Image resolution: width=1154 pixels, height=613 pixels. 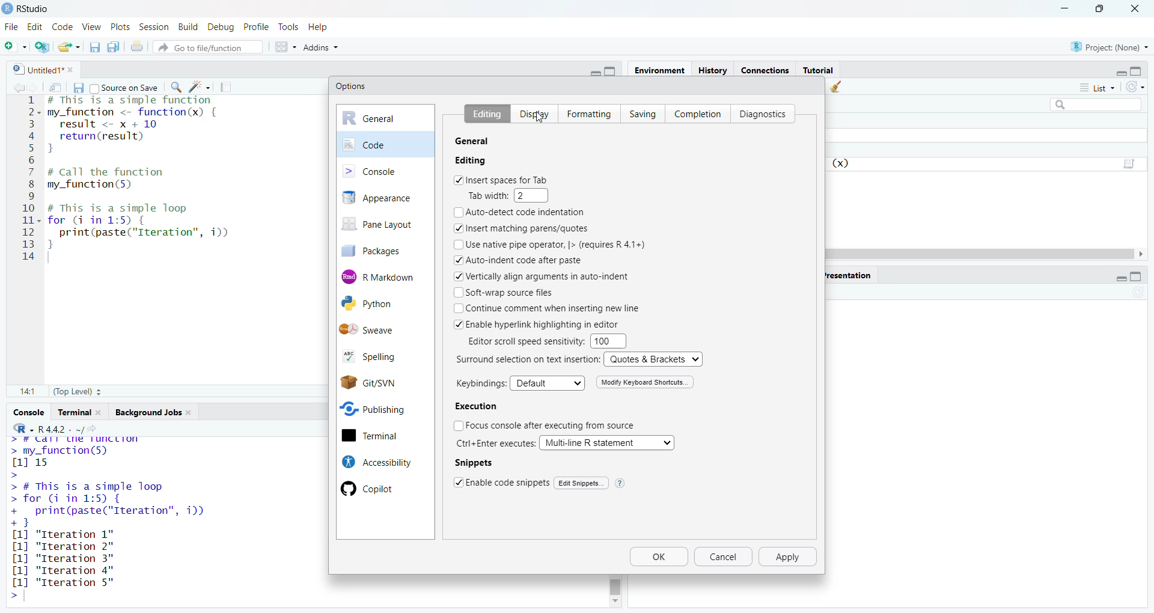 I want to click on minimize, so click(x=1116, y=278).